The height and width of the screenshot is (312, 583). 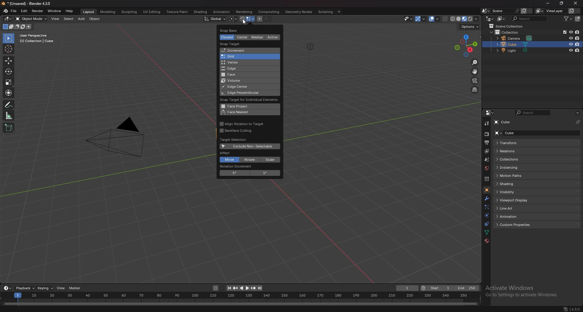 What do you see at coordinates (486, 207) in the screenshot?
I see `particles` at bounding box center [486, 207].